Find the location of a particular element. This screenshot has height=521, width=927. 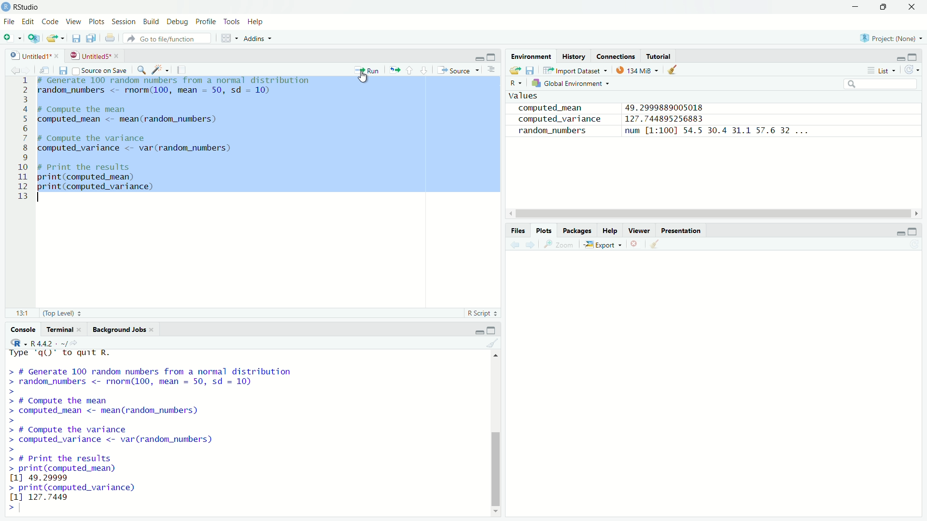

cursor is located at coordinates (364, 77).